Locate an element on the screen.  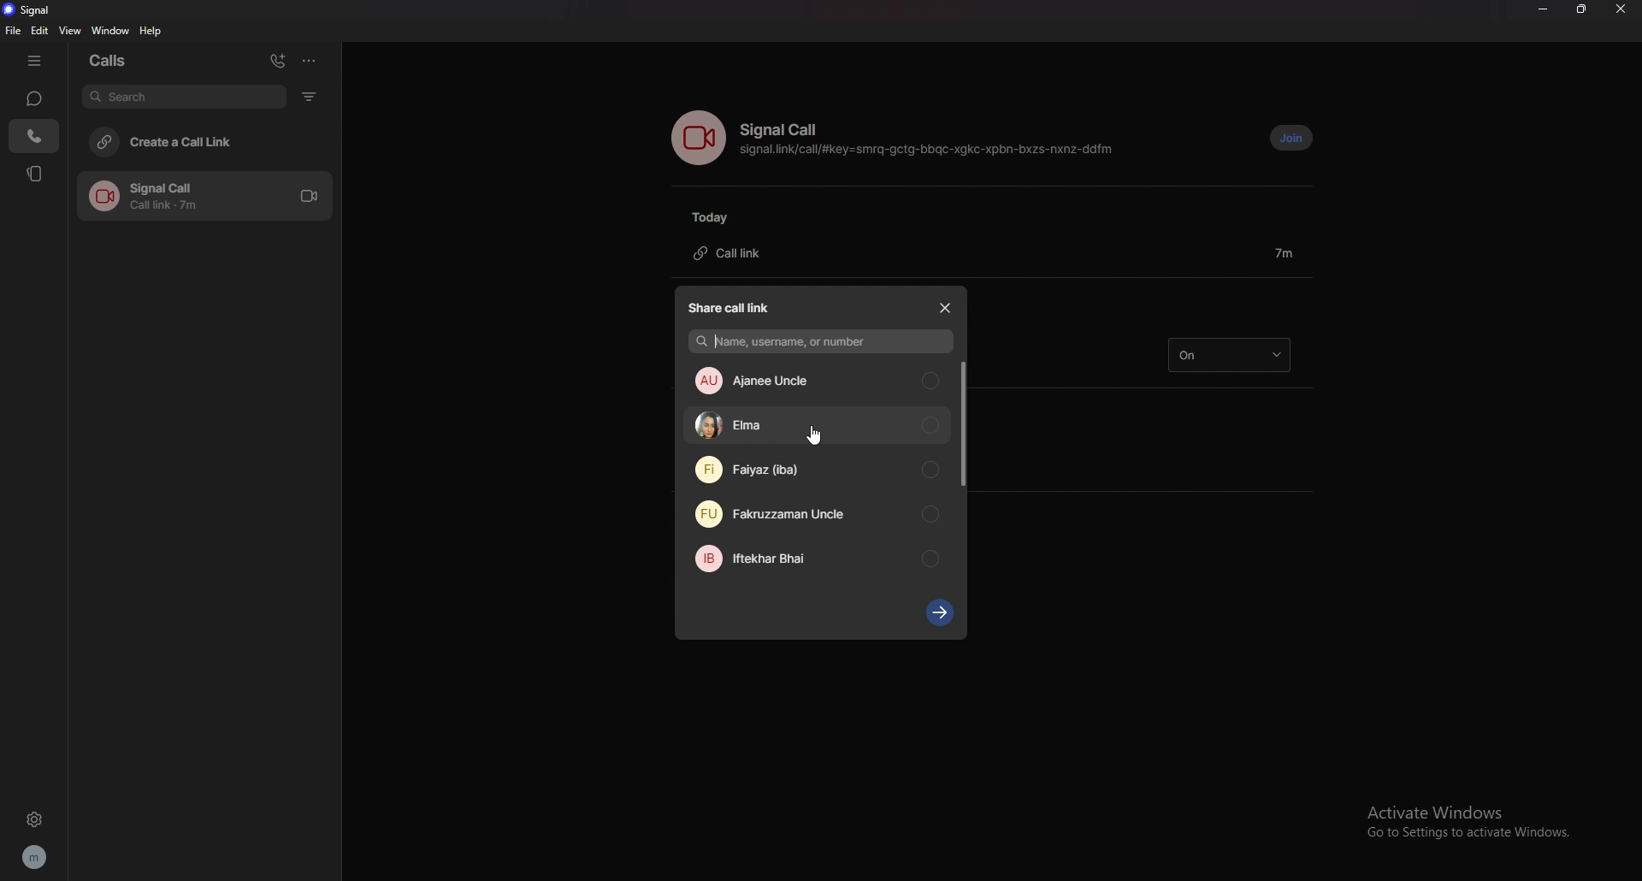
cursor is located at coordinates (812, 436).